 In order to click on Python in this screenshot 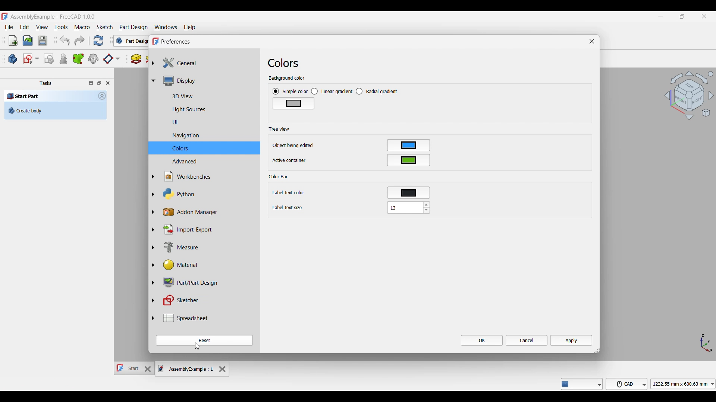, I will do `click(174, 194)`.